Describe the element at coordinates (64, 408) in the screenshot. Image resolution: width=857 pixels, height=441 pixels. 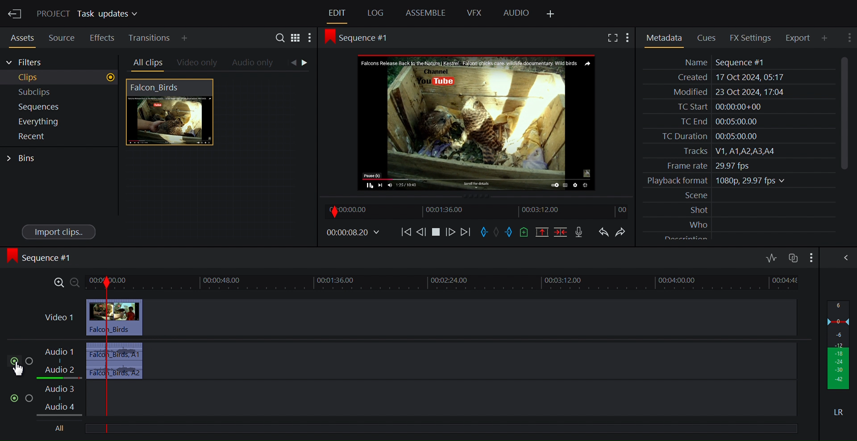
I see `Audio 4` at that location.